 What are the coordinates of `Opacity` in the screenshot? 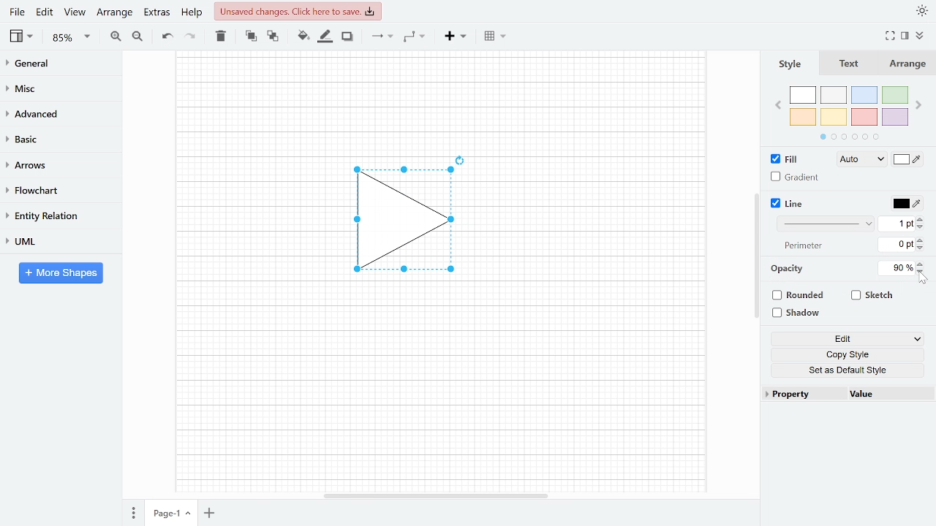 It's located at (788, 269).